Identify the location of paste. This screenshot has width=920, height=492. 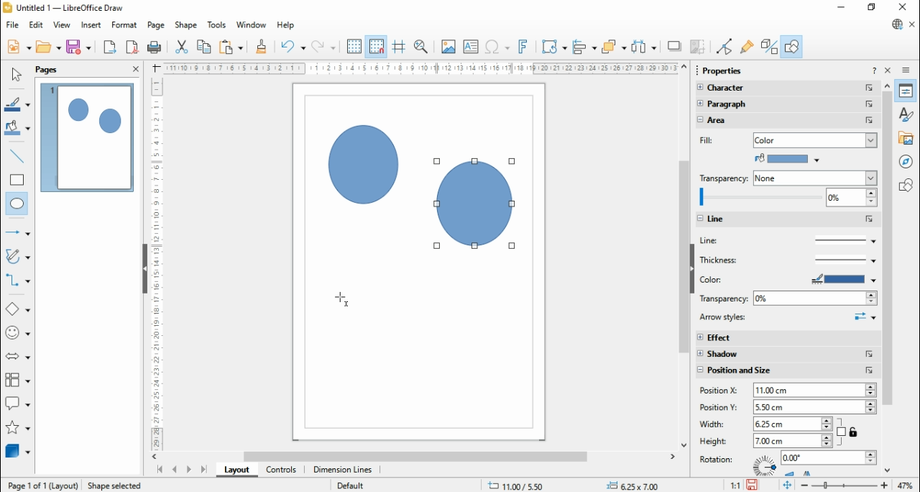
(230, 46).